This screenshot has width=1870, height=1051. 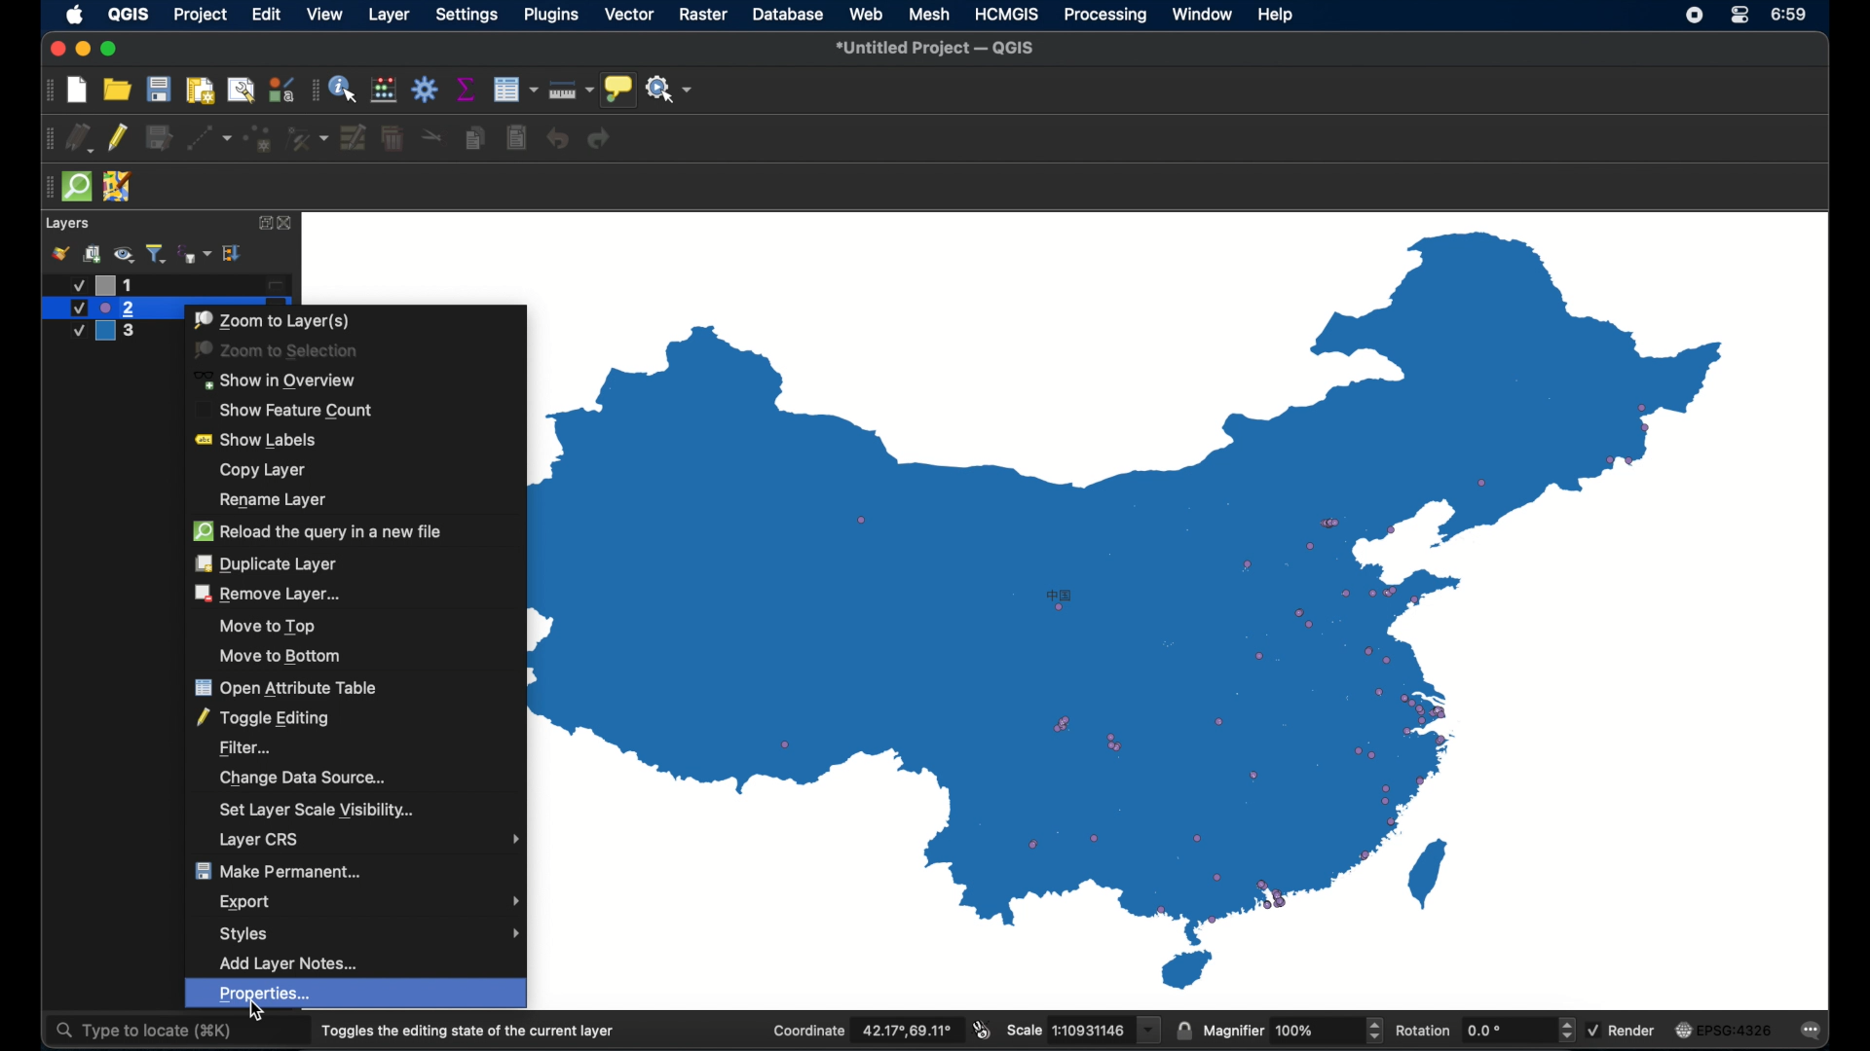 I want to click on filter  legend, so click(x=157, y=253).